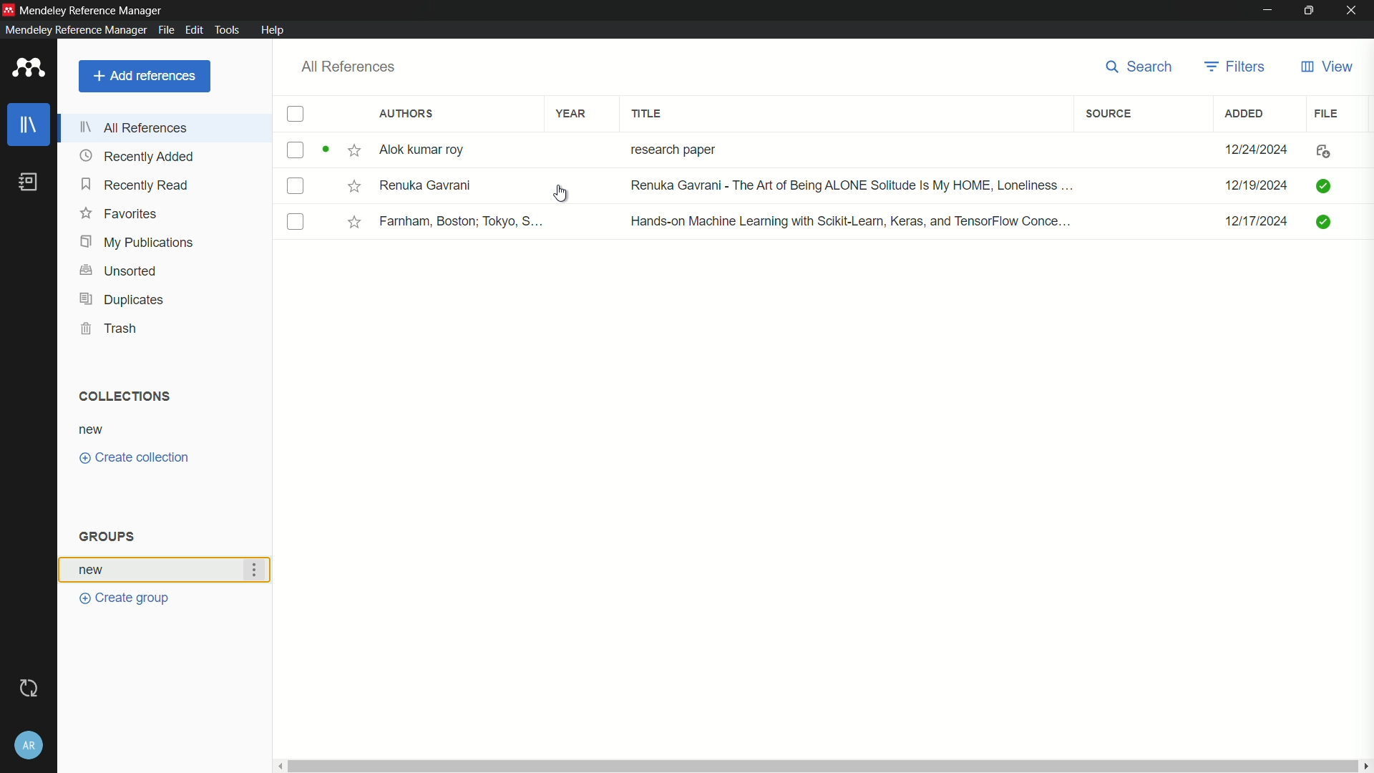 The height and width of the screenshot is (773, 1374). I want to click on help menu, so click(274, 30).